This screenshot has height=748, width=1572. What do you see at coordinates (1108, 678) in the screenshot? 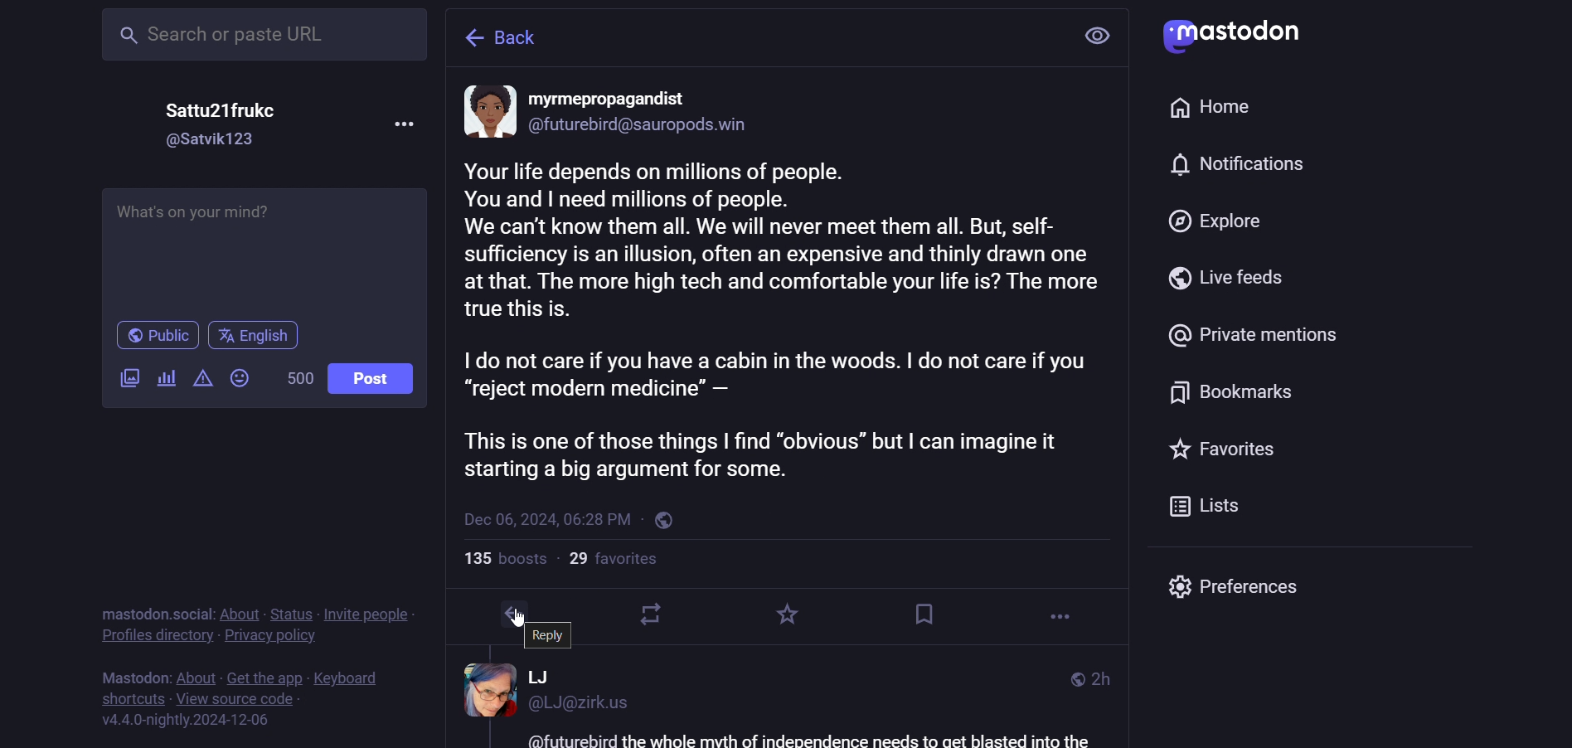
I see `last modifiied` at bounding box center [1108, 678].